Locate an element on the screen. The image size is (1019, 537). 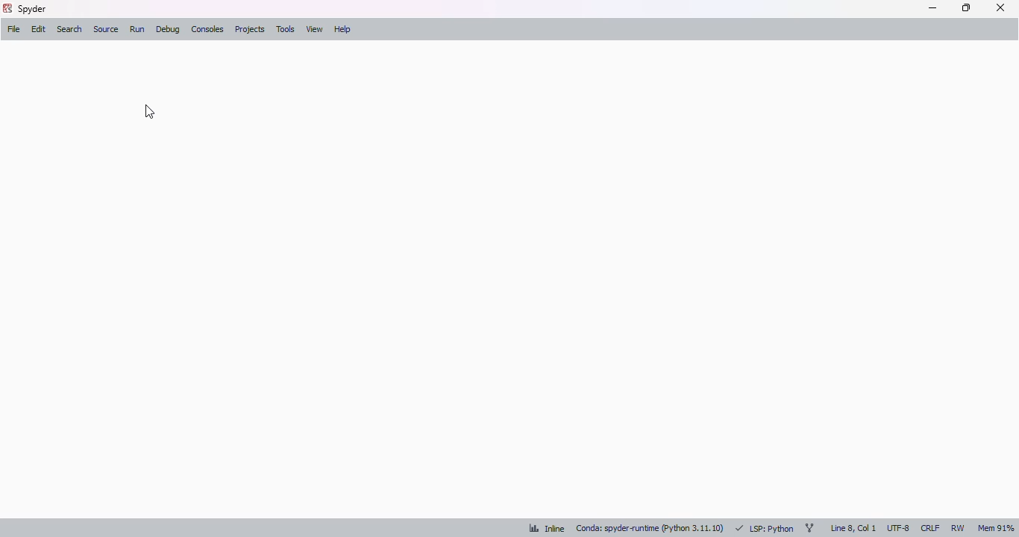
projects is located at coordinates (249, 29).